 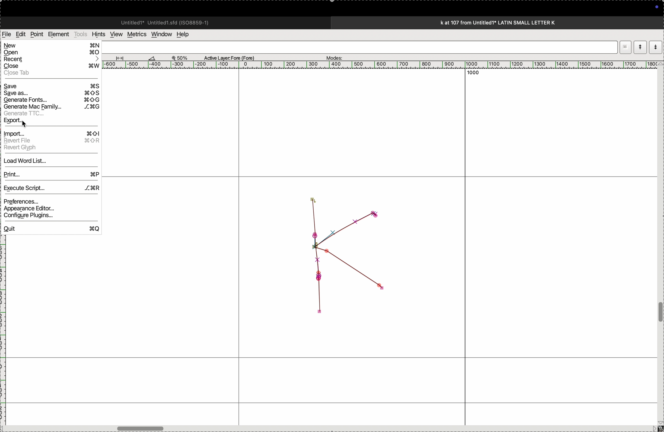 What do you see at coordinates (136, 34) in the screenshot?
I see `metrics` at bounding box center [136, 34].